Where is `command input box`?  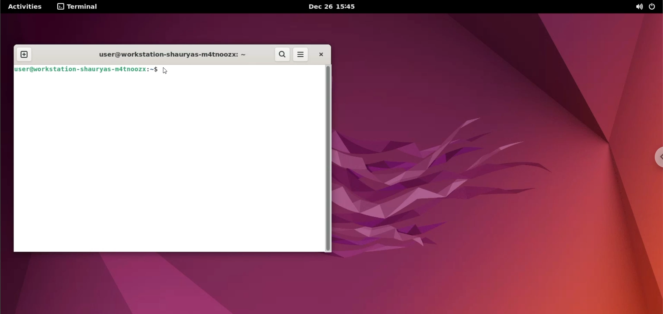
command input box is located at coordinates (168, 165).